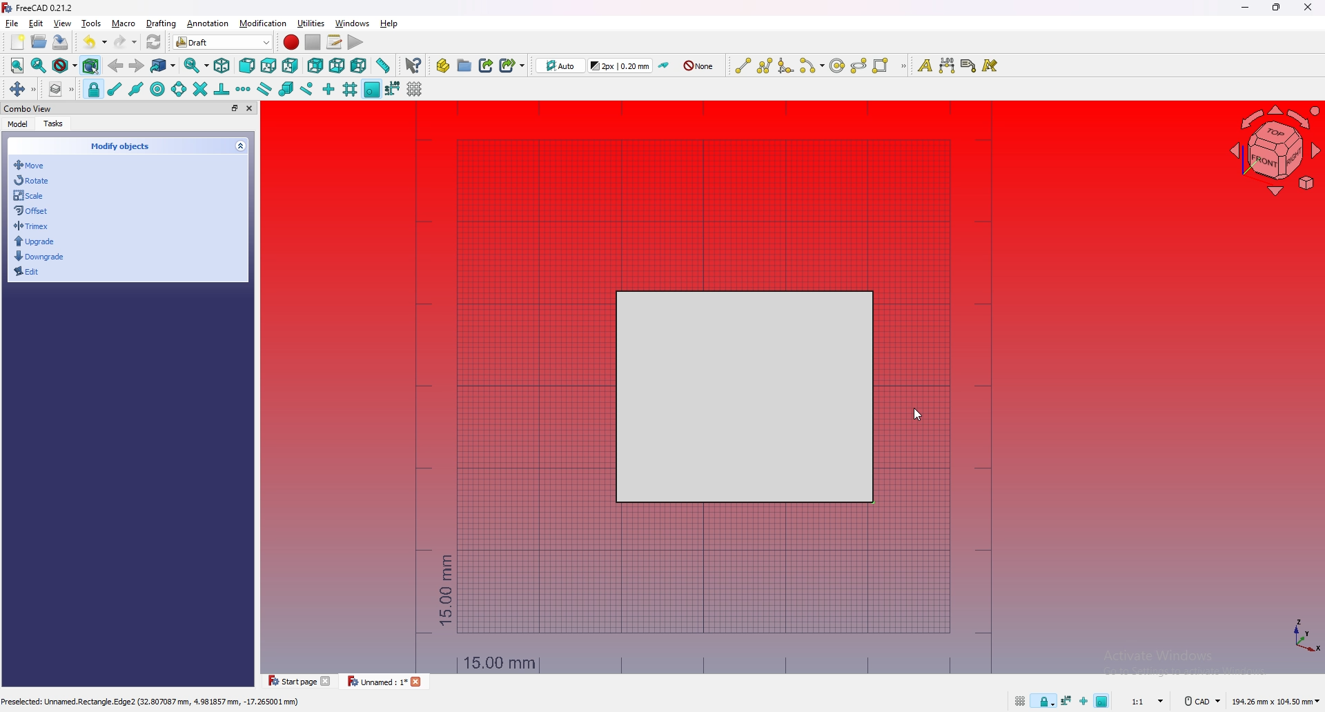  What do you see at coordinates (413, 66) in the screenshot?
I see `whats this` at bounding box center [413, 66].